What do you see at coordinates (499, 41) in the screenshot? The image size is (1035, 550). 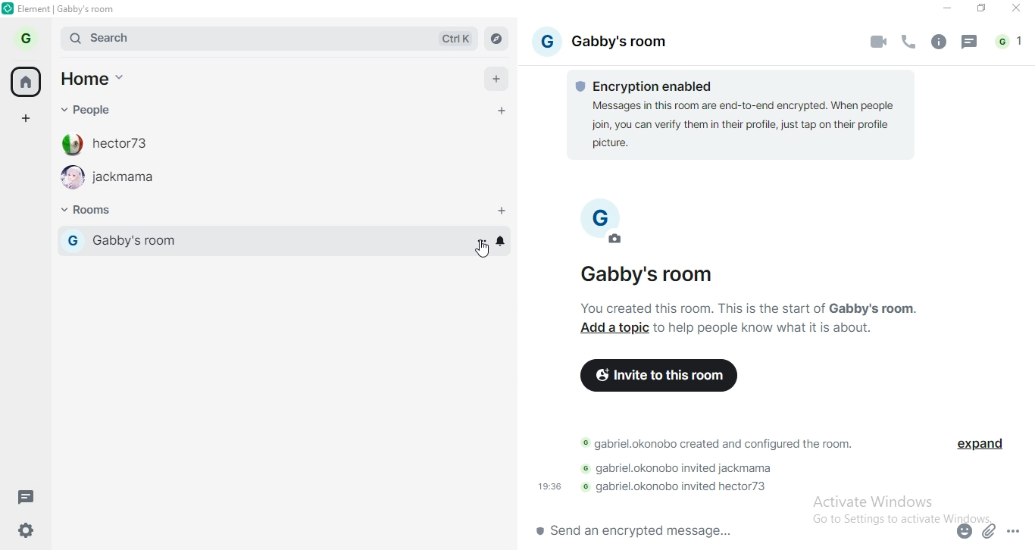 I see `navigate` at bounding box center [499, 41].